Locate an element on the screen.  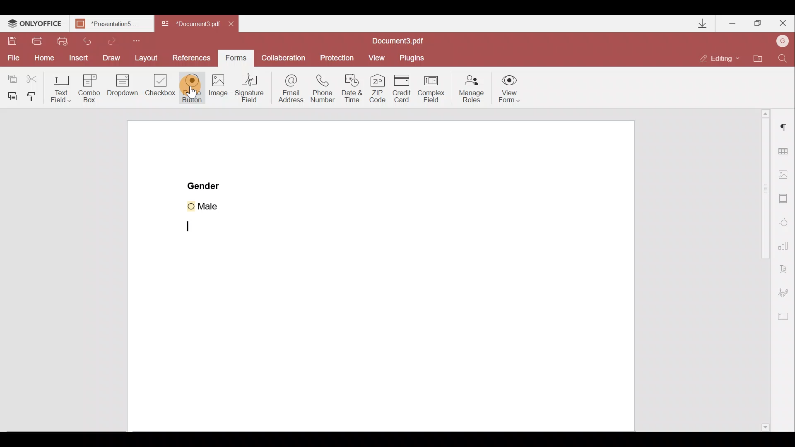
Print file is located at coordinates (38, 40).